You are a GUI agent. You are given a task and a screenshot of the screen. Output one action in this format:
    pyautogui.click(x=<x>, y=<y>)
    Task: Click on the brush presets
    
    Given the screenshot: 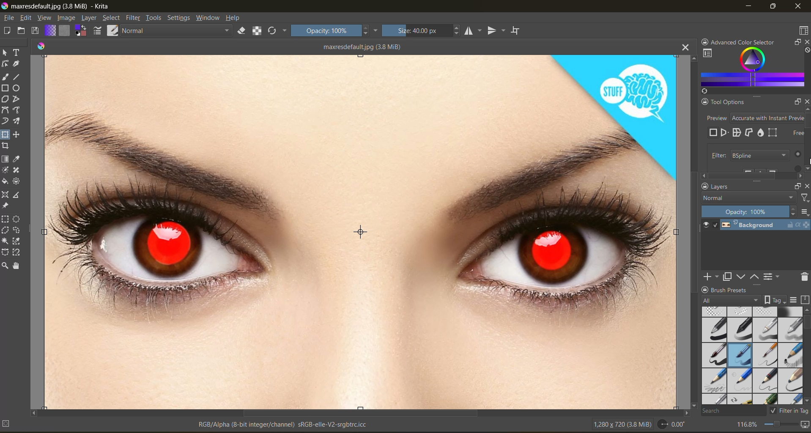 What is the action you would take?
    pyautogui.click(x=752, y=356)
    